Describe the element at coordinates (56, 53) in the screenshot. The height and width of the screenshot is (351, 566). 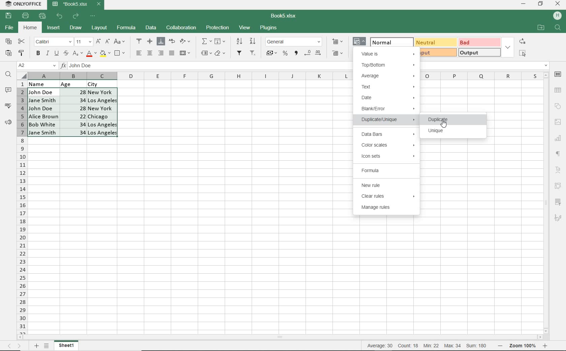
I see `UNDERLINE` at that location.